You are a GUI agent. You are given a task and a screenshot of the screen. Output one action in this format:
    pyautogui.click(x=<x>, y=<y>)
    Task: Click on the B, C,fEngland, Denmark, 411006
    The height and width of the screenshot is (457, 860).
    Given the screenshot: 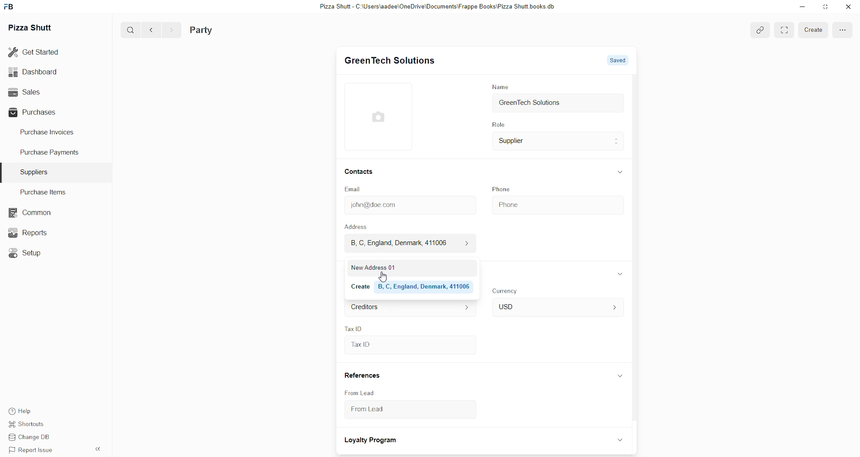 What is the action you would take?
    pyautogui.click(x=407, y=243)
    